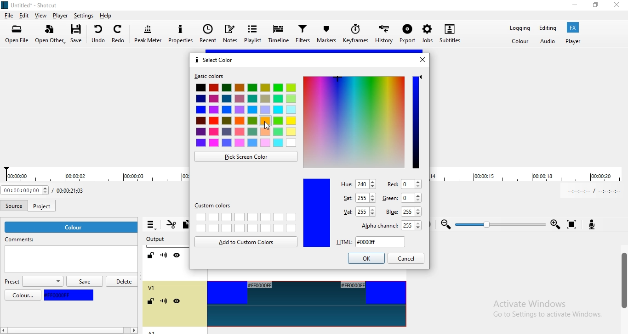 The width and height of the screenshot is (628, 334). Describe the element at coordinates (123, 281) in the screenshot. I see `delete` at that location.